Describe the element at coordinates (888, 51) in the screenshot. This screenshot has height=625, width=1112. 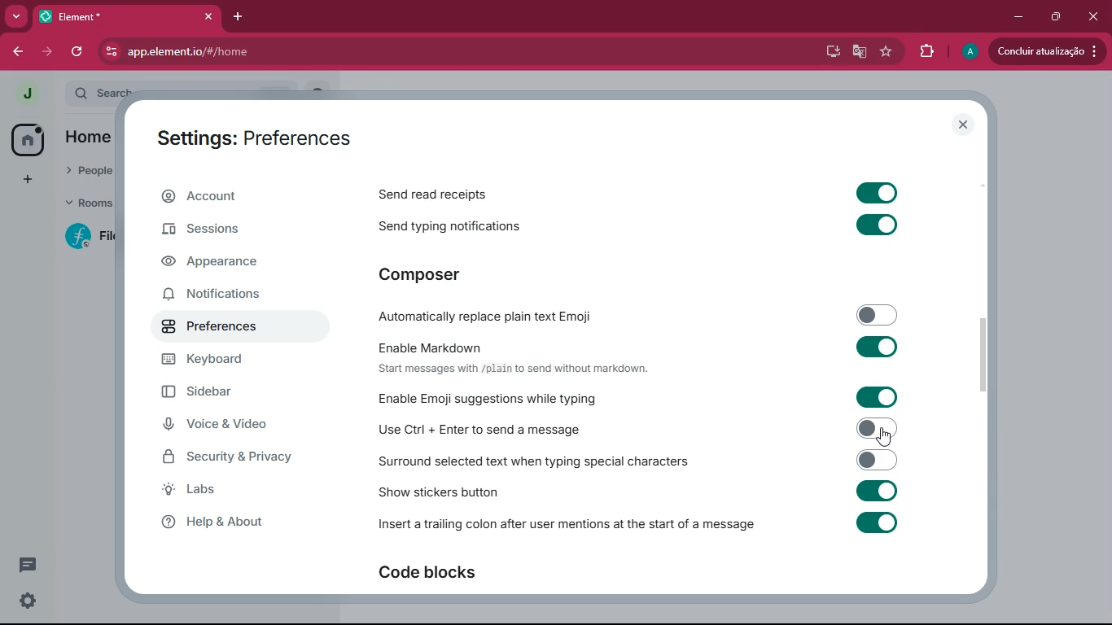
I see `favourite` at that location.